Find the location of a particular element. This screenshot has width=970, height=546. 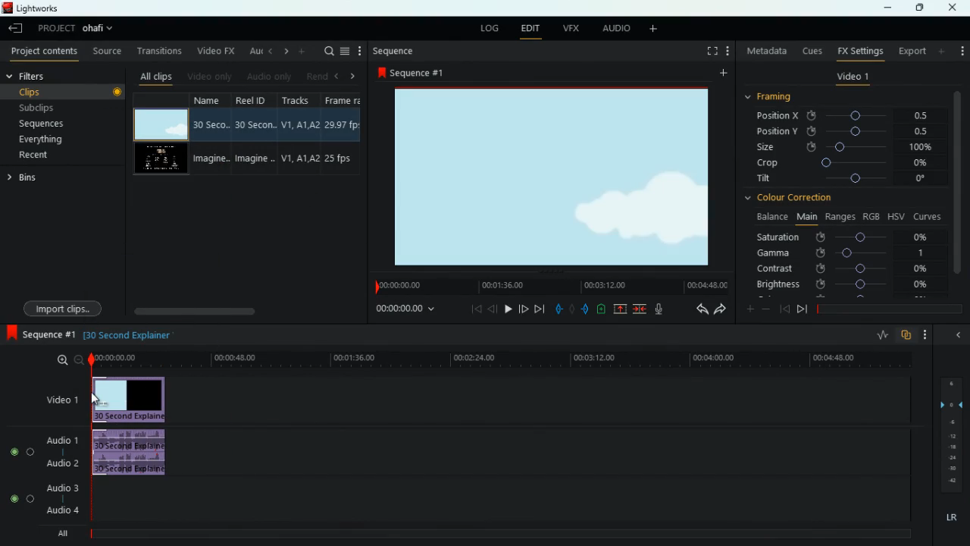

cues is located at coordinates (809, 52).